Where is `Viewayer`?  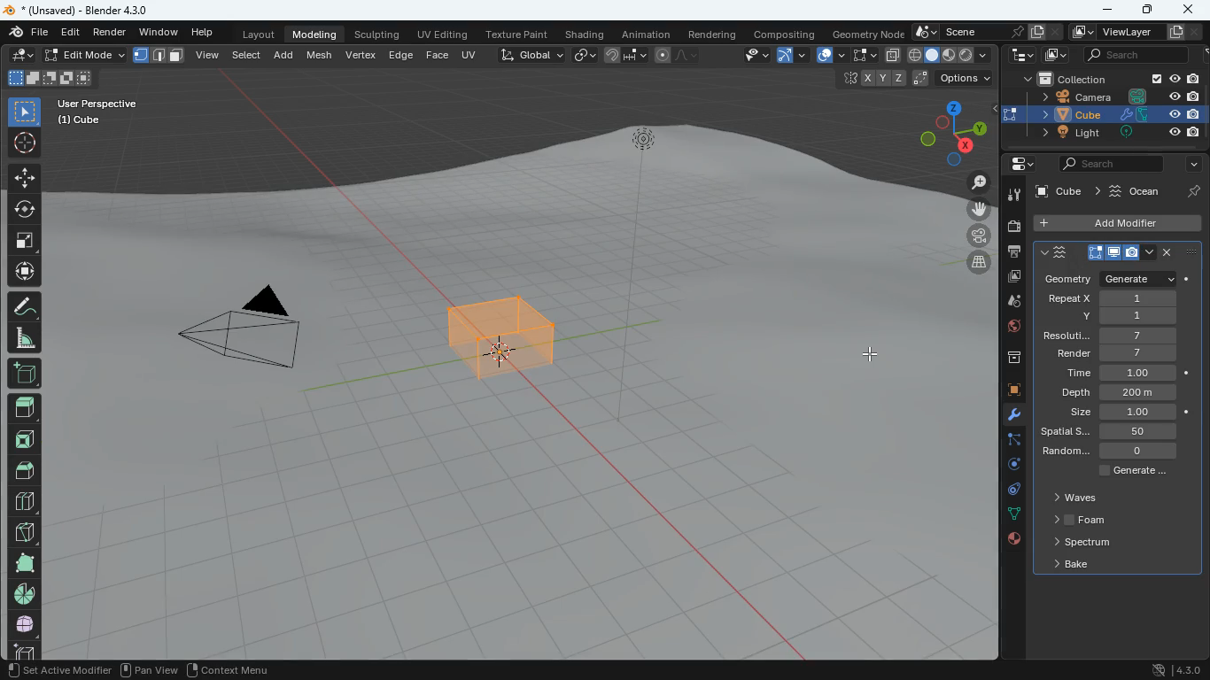 Viewayer is located at coordinates (1126, 33).